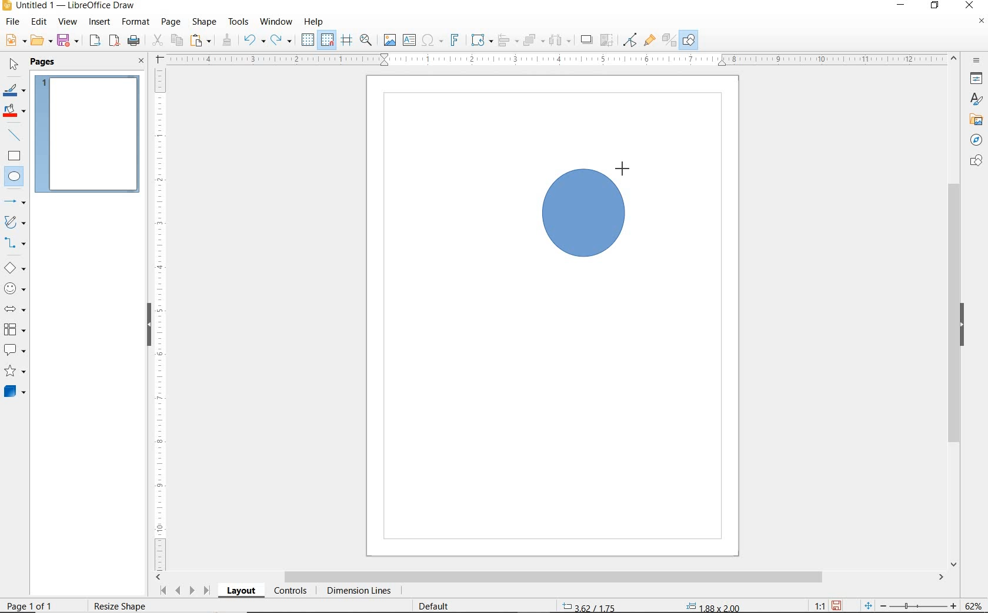 The height and width of the screenshot is (613, 988). Describe the element at coordinates (88, 137) in the screenshot. I see `PAGE 1` at that location.